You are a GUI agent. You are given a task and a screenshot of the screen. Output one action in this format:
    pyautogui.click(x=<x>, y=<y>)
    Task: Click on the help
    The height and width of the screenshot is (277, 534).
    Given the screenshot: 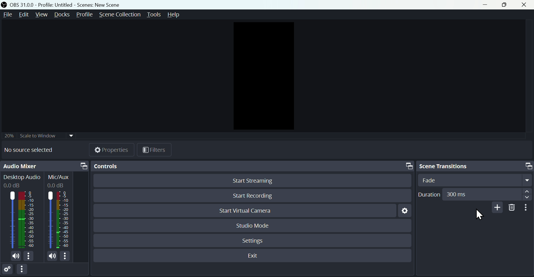 What is the action you would take?
    pyautogui.click(x=175, y=14)
    